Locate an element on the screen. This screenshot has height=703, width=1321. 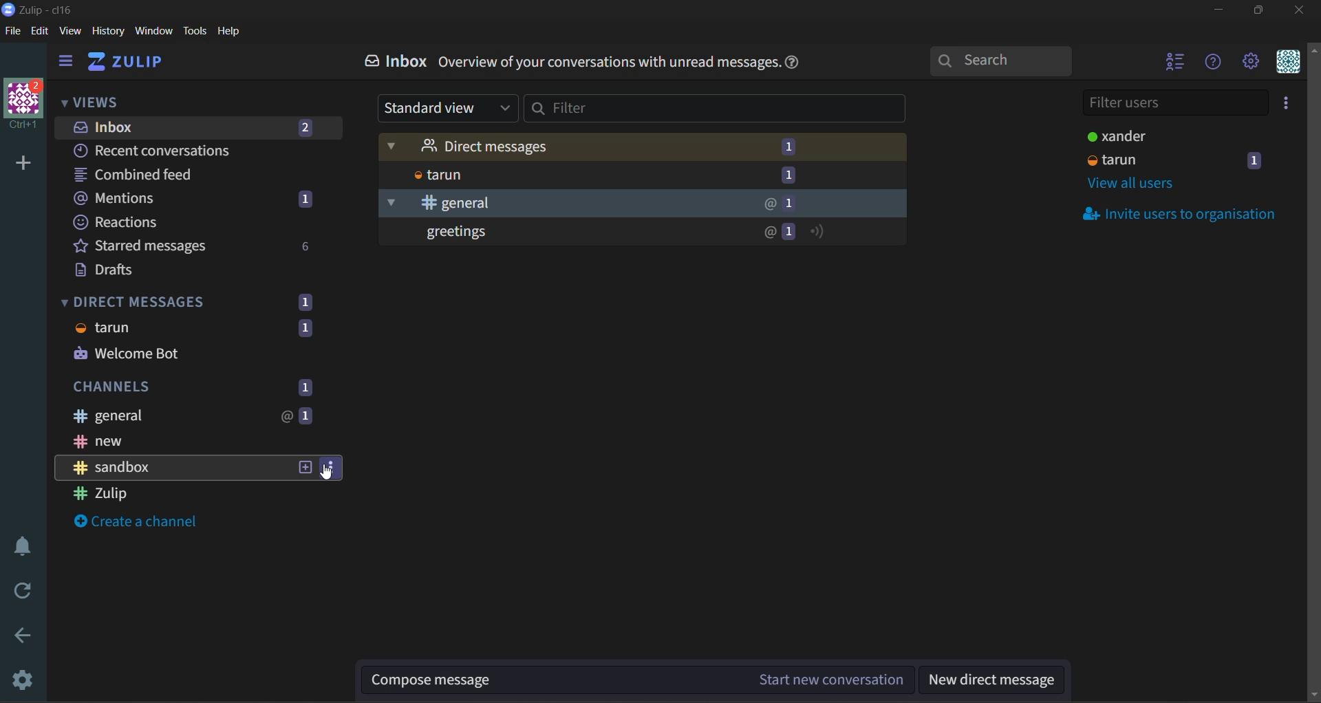
close is located at coordinates (1300, 12).